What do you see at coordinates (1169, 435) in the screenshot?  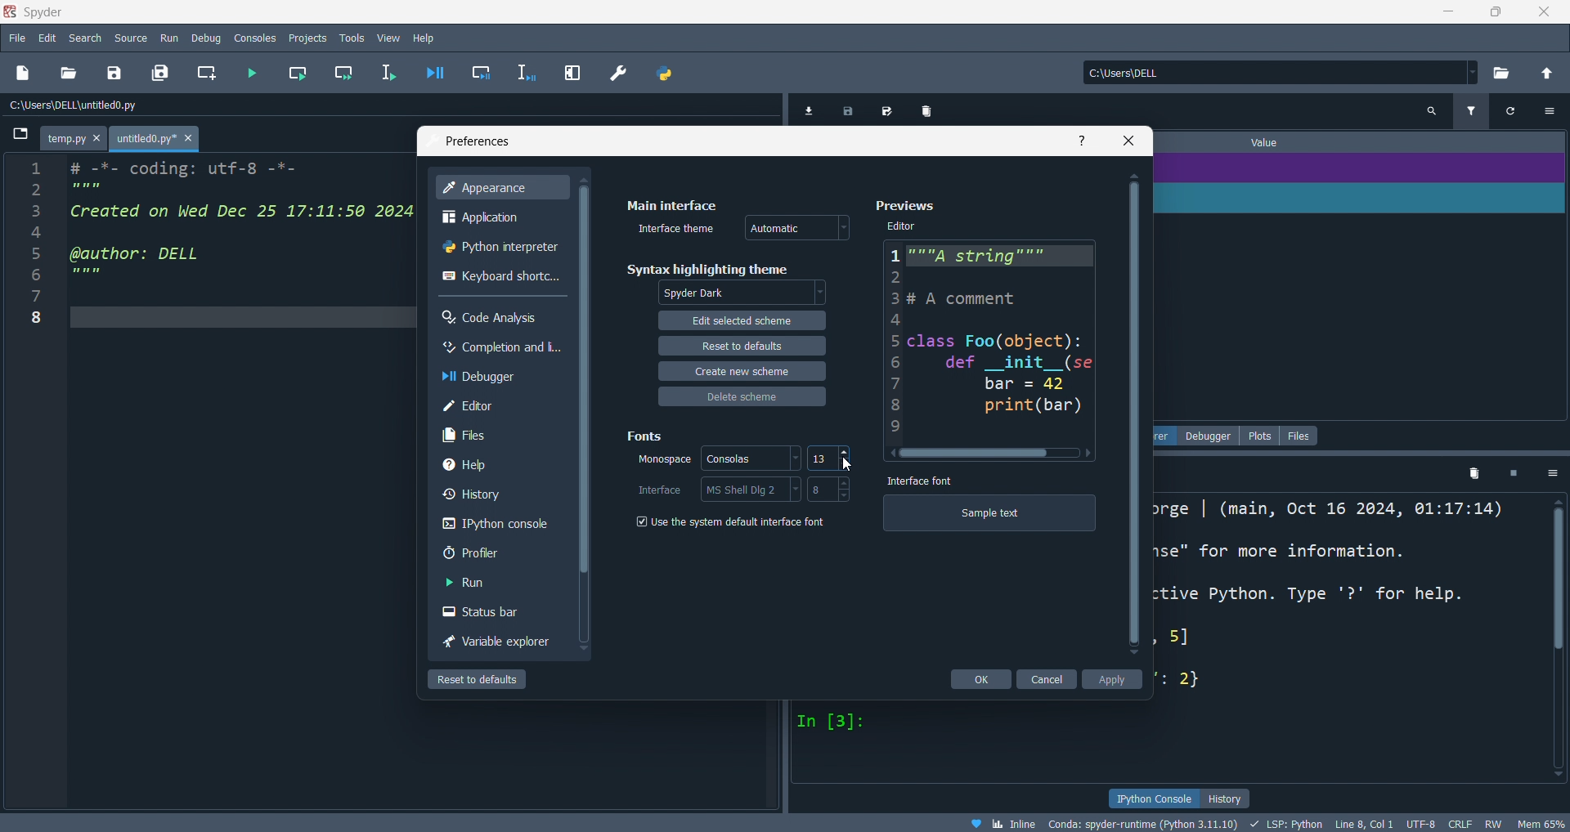 I see `variable explorer` at bounding box center [1169, 435].